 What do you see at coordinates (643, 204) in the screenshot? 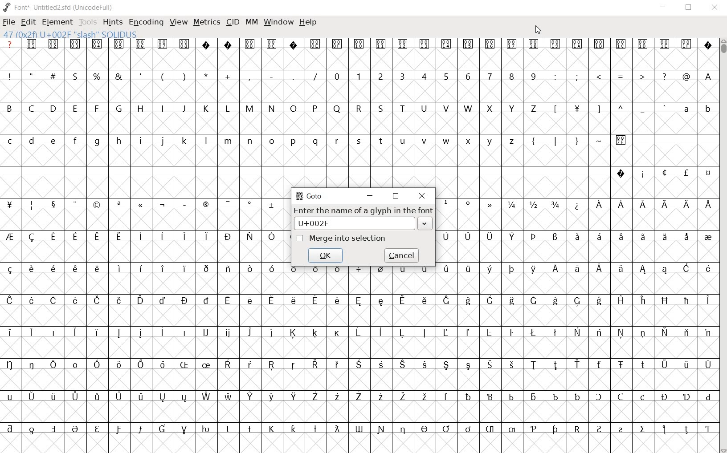
I see `letters` at bounding box center [643, 204].